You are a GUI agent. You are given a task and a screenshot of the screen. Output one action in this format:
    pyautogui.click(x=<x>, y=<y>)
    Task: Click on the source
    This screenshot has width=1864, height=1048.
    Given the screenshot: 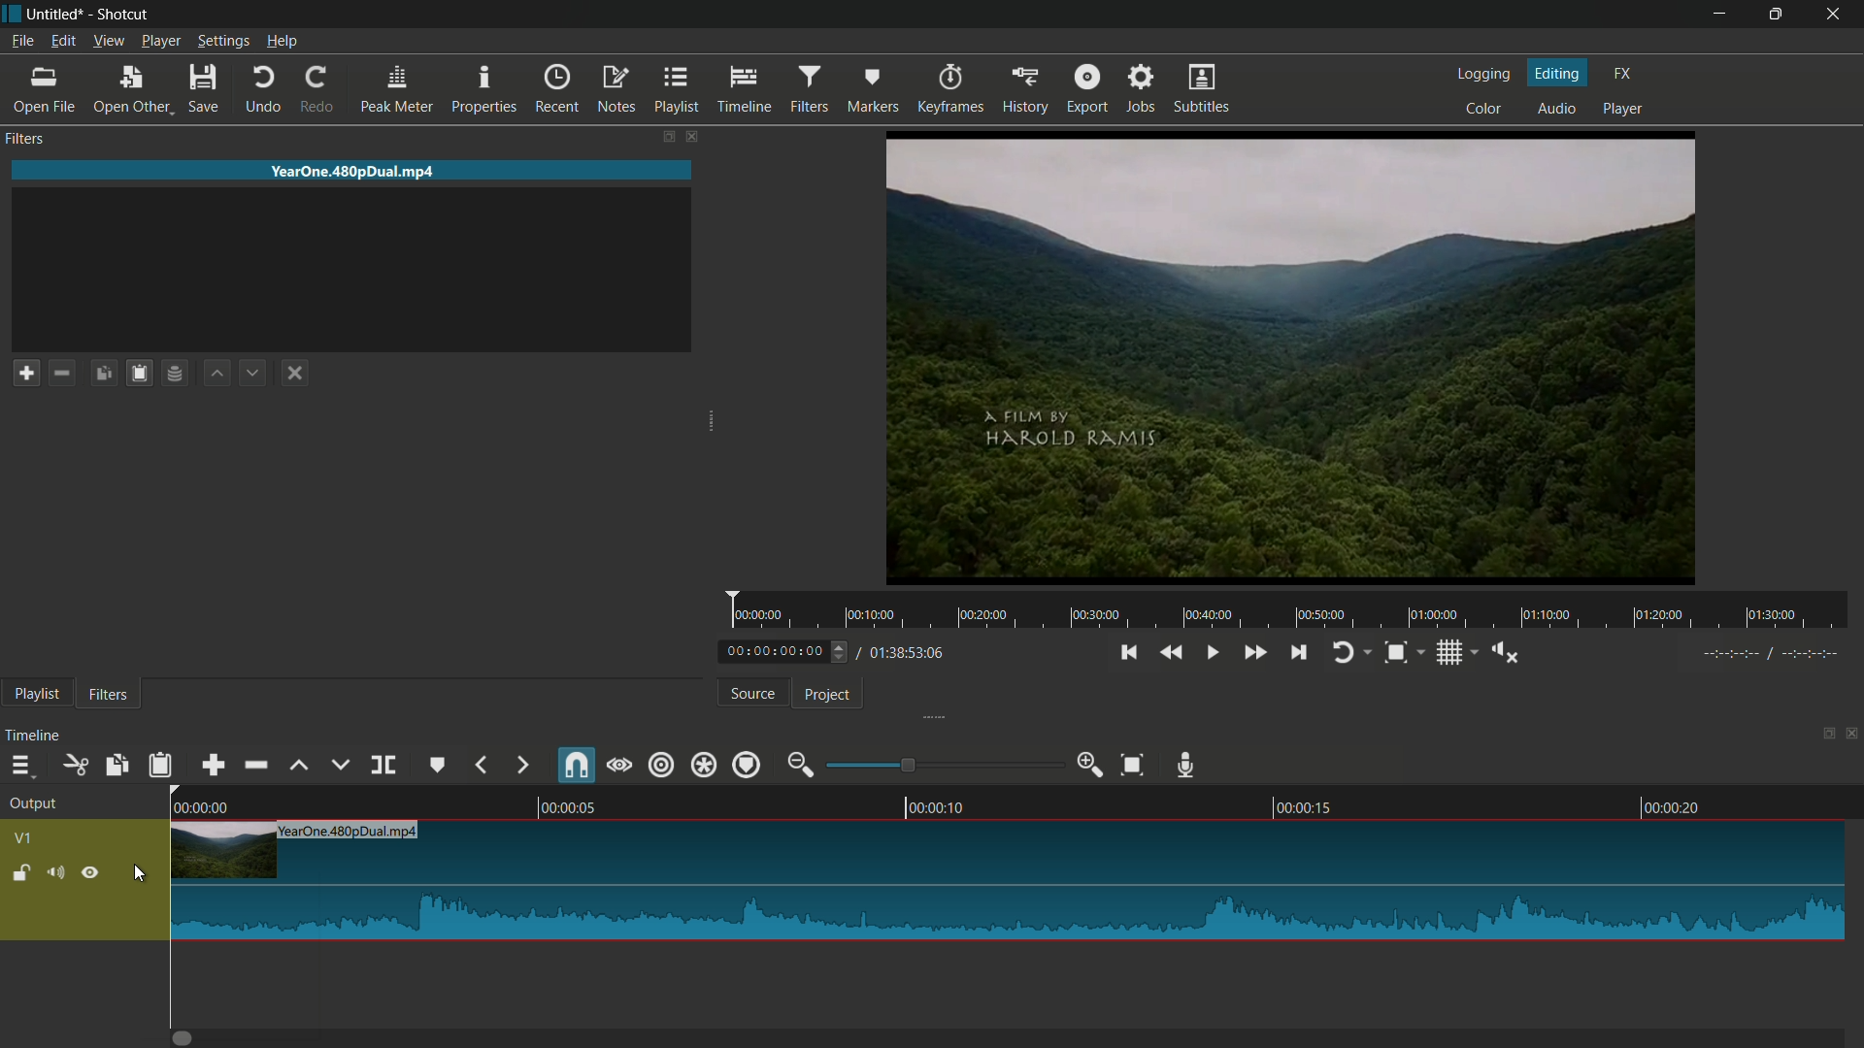 What is the action you would take?
    pyautogui.click(x=753, y=694)
    